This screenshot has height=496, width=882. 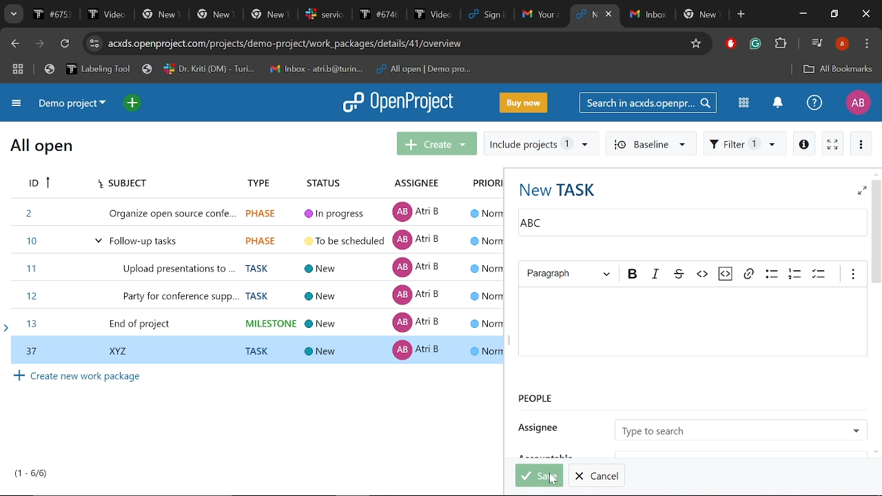 I want to click on Insert code snippet, so click(x=726, y=274).